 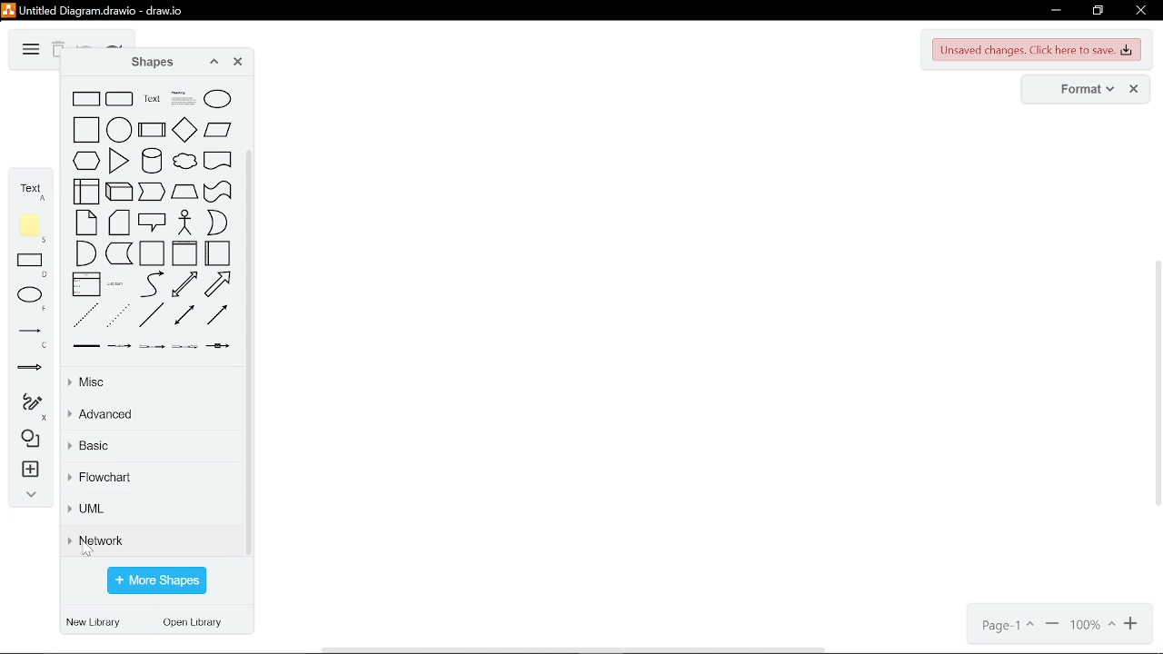 I want to click on lines, so click(x=30, y=337).